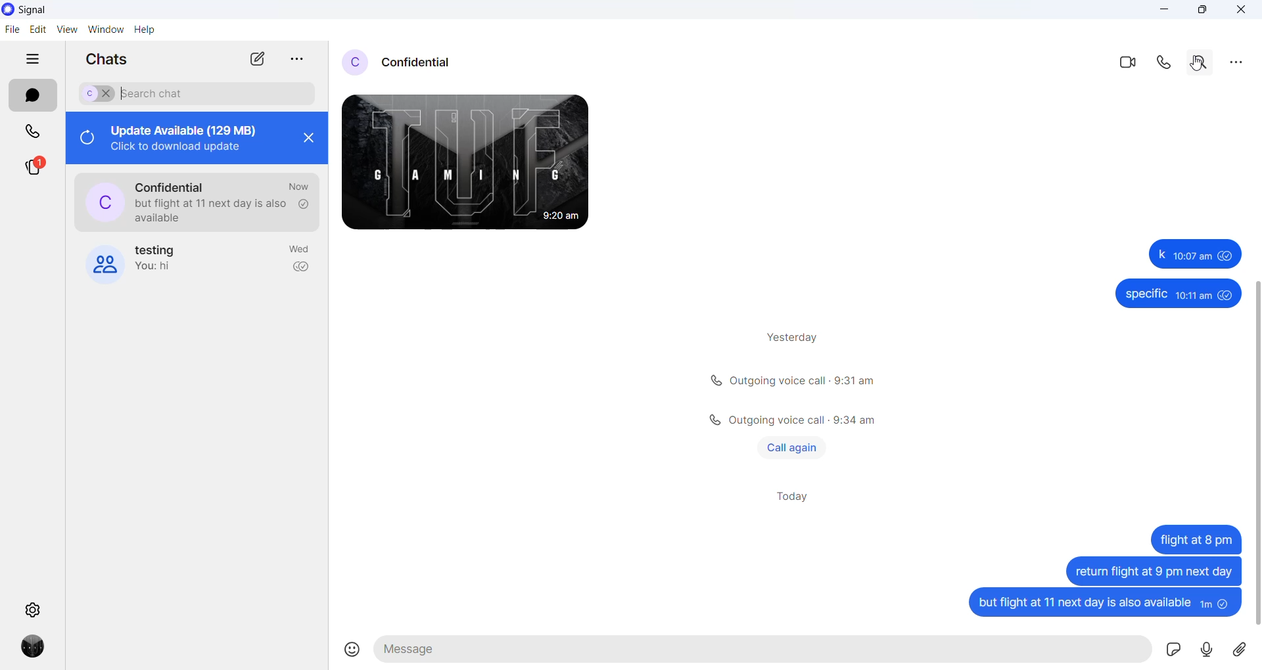  What do you see at coordinates (1246, 652) in the screenshot?
I see `share attachment` at bounding box center [1246, 652].